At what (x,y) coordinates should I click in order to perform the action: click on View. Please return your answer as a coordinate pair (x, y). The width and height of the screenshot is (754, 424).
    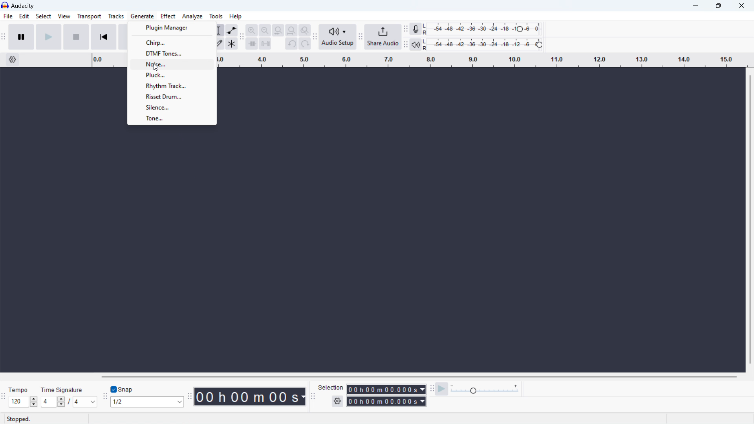
    Looking at the image, I should click on (64, 16).